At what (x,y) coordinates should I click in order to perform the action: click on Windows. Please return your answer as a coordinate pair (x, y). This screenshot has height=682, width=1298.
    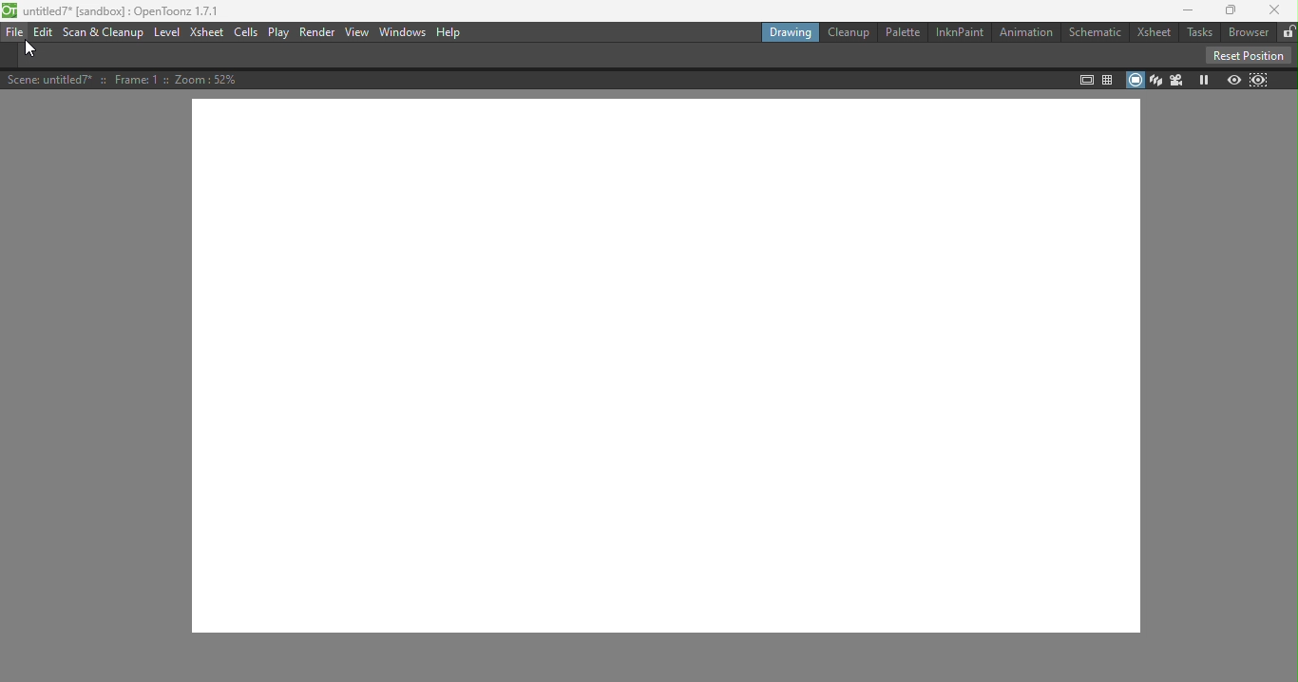
    Looking at the image, I should click on (401, 32).